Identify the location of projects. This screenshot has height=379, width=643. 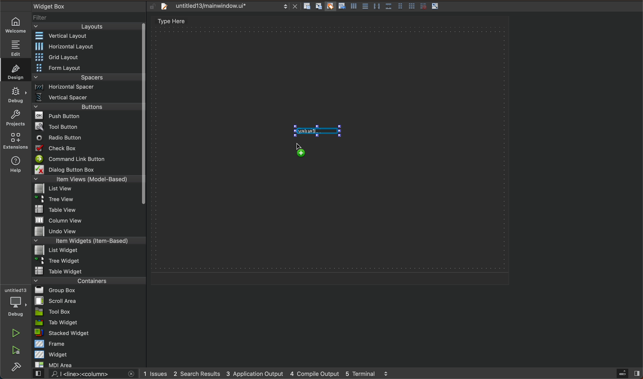
(15, 119).